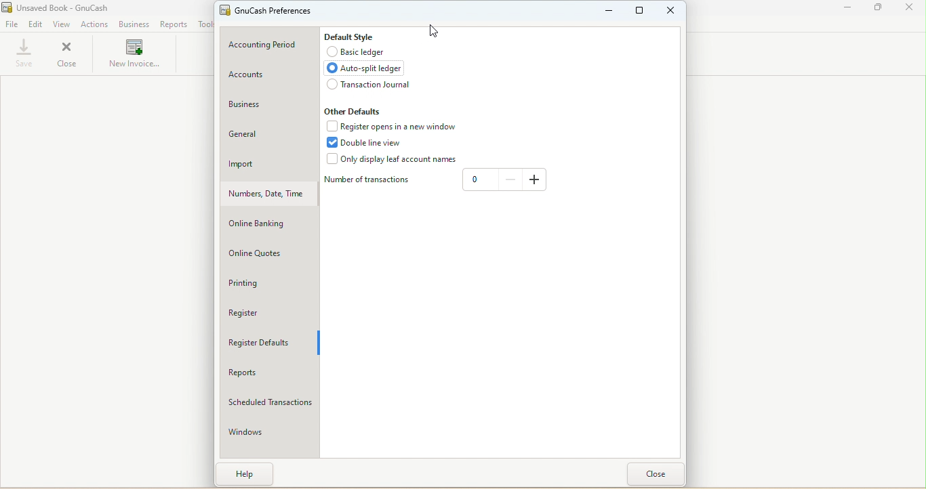  I want to click on Save, so click(23, 55).